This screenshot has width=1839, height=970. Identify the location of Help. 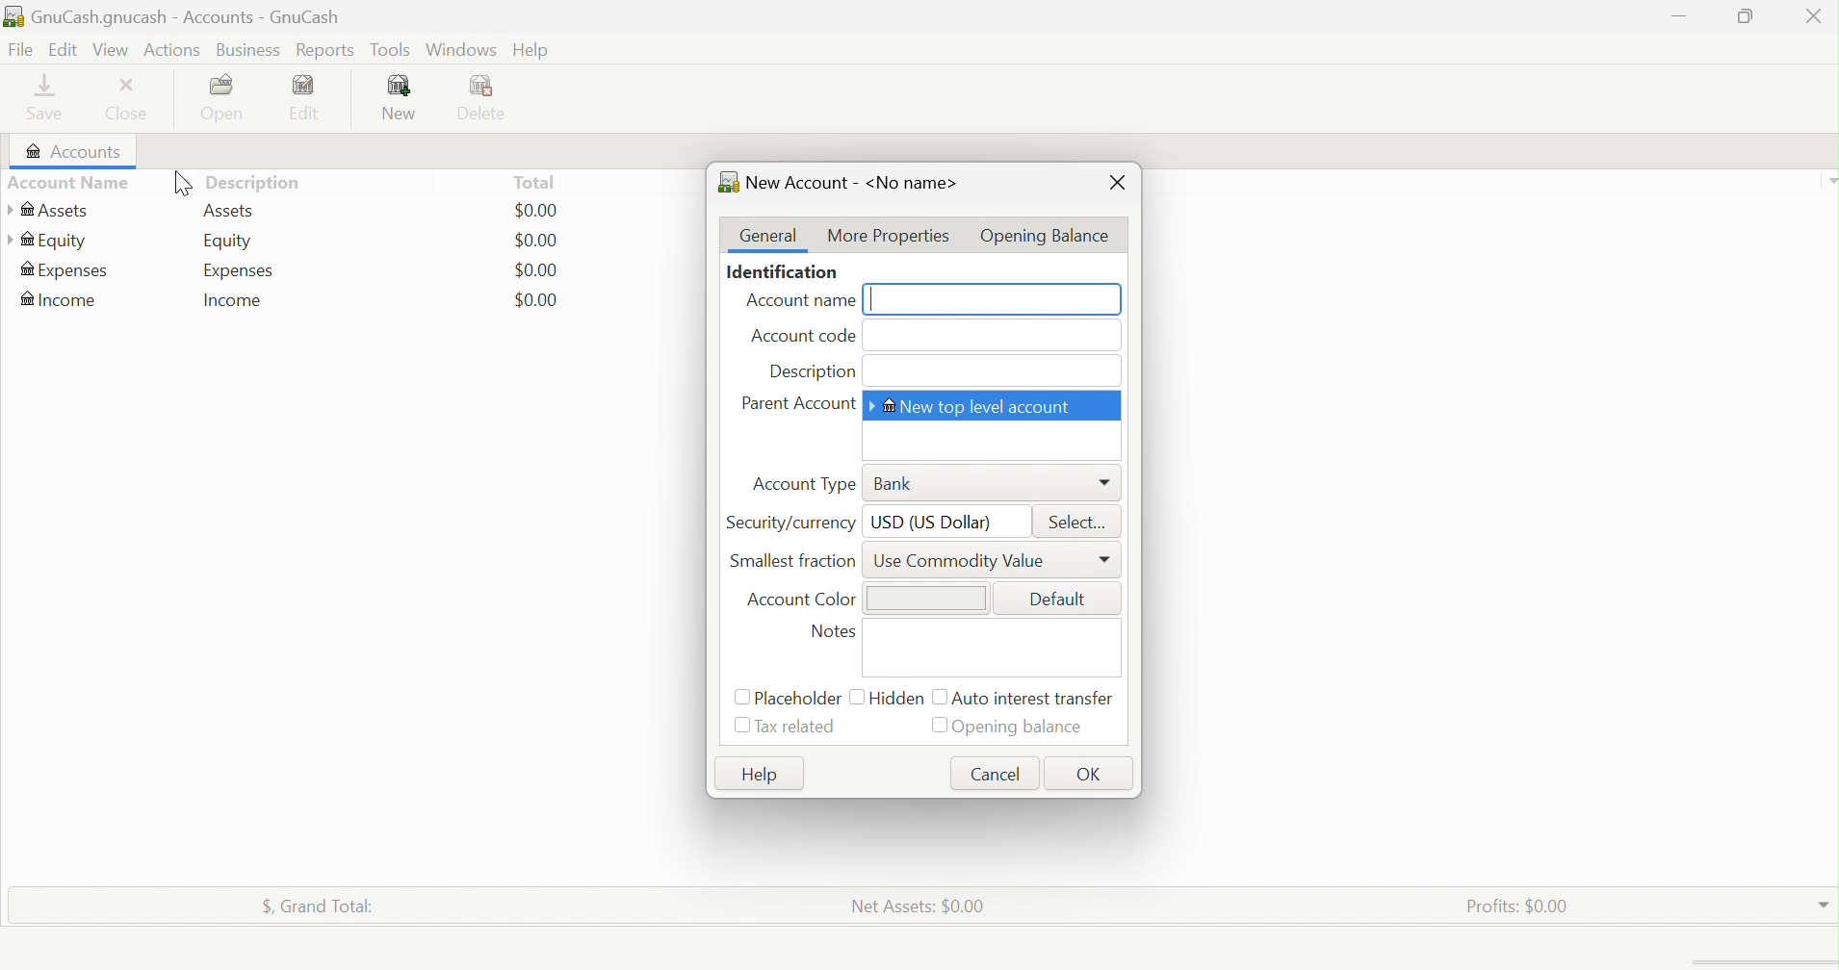
(757, 775).